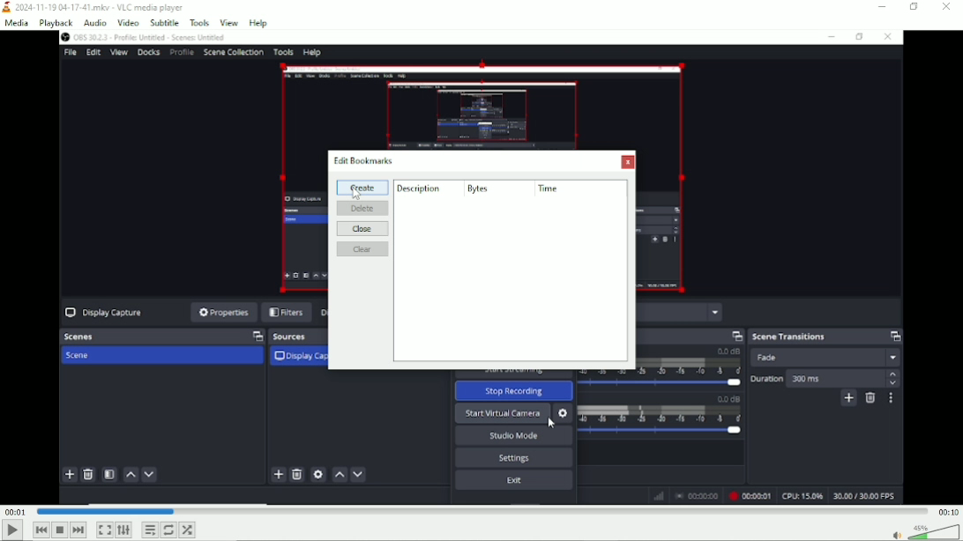  Describe the element at coordinates (188, 530) in the screenshot. I see `random` at that location.